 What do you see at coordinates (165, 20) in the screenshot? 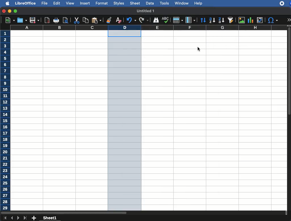
I see `spell check` at bounding box center [165, 20].